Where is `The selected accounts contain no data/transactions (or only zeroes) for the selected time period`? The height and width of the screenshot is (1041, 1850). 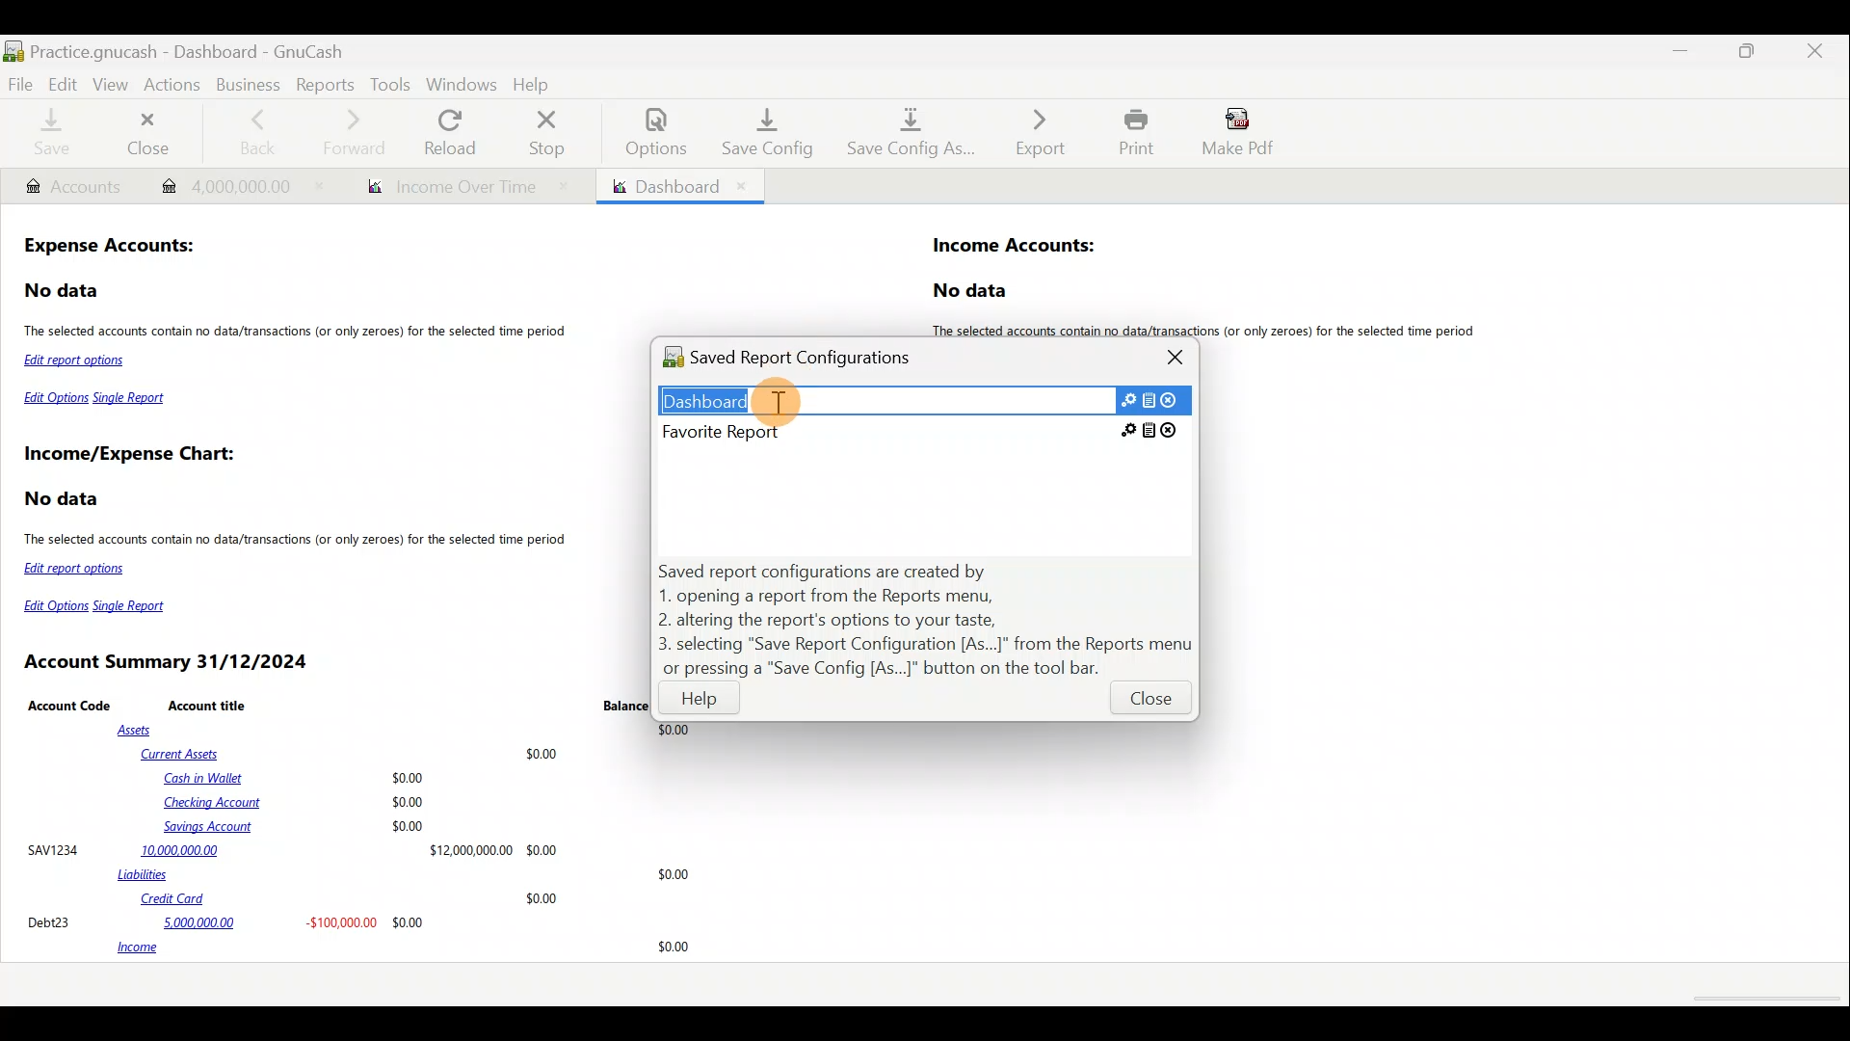
The selected accounts contain no data/transactions (or only zeroes) for the selected time period is located at coordinates (298, 542).